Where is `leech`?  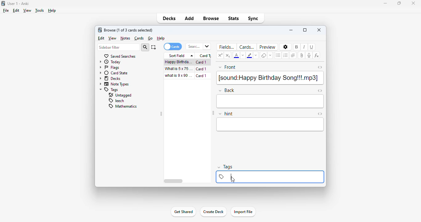 leech is located at coordinates (116, 101).